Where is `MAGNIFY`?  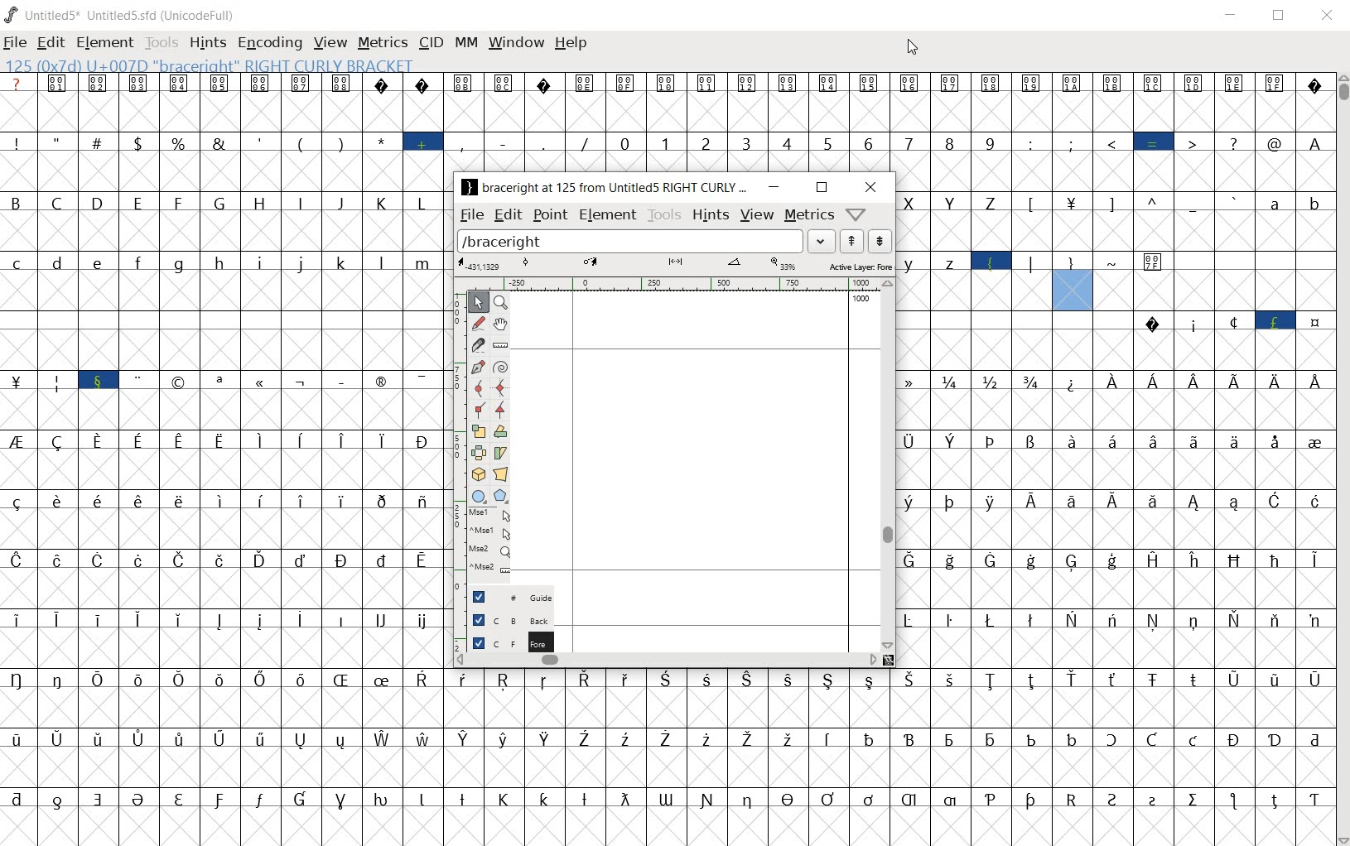 MAGNIFY is located at coordinates (502, 301).